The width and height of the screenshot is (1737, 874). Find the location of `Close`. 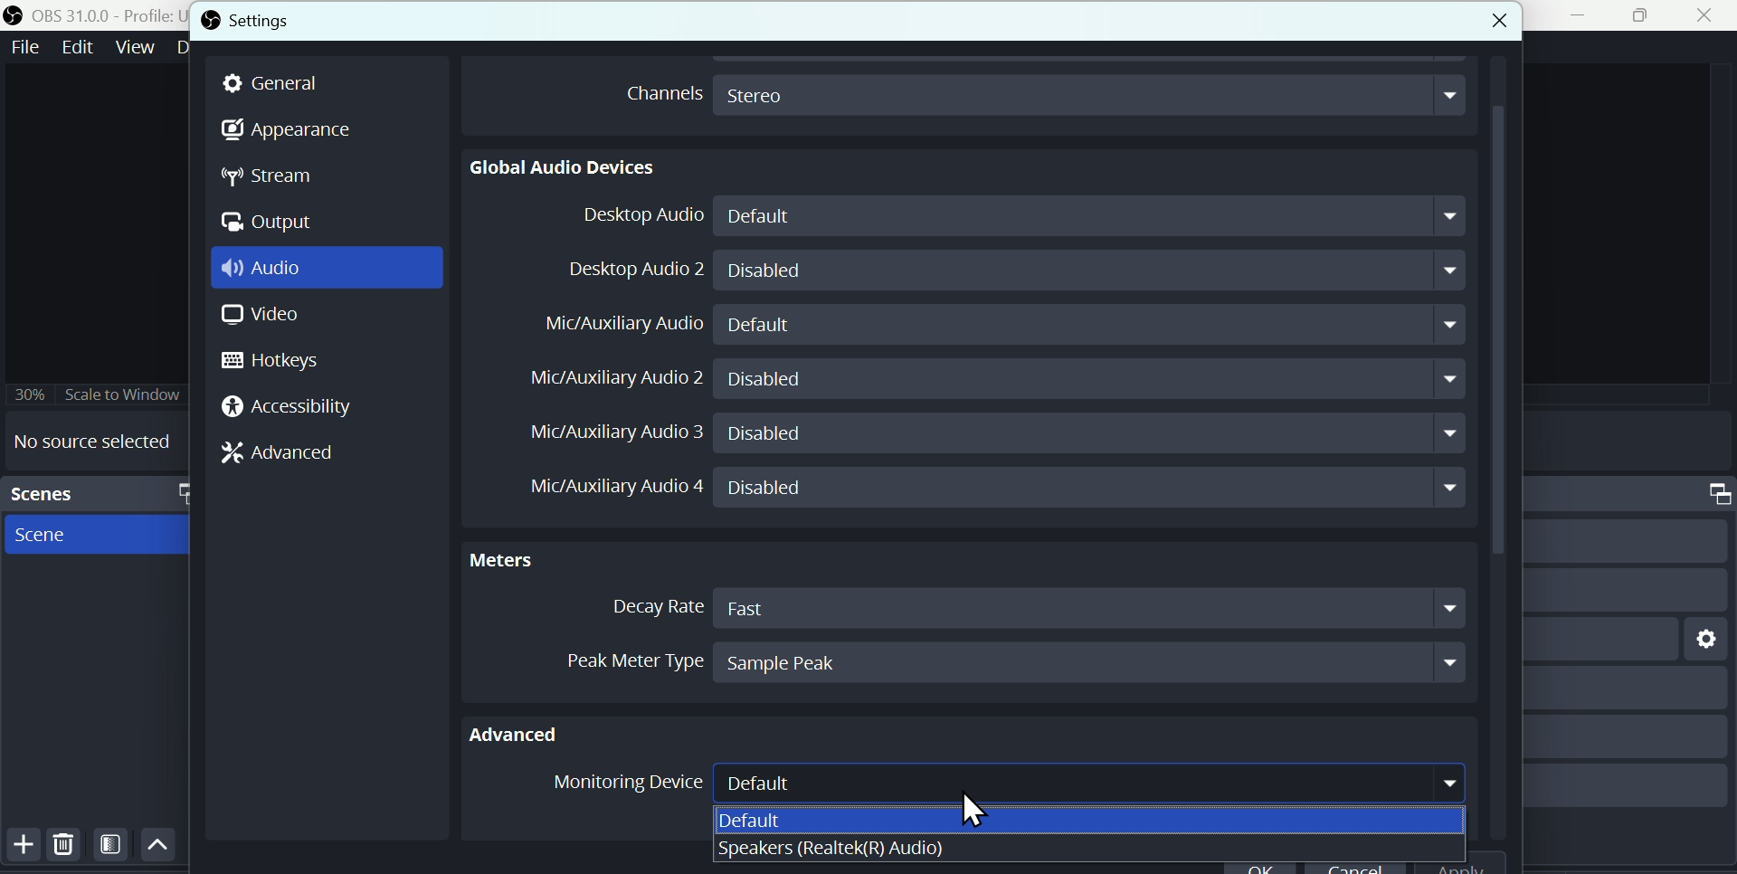

Close is located at coordinates (1704, 17).